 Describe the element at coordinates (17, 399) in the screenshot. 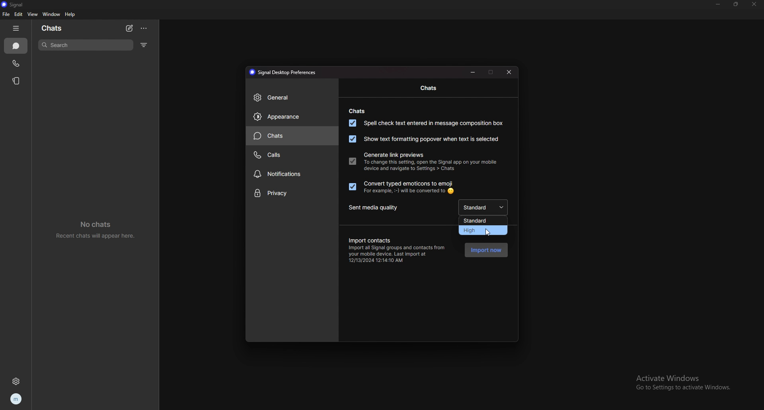

I see `profile` at that location.